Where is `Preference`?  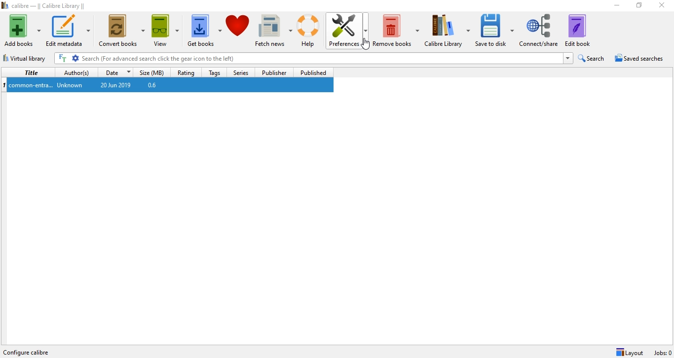 Preference is located at coordinates (350, 27).